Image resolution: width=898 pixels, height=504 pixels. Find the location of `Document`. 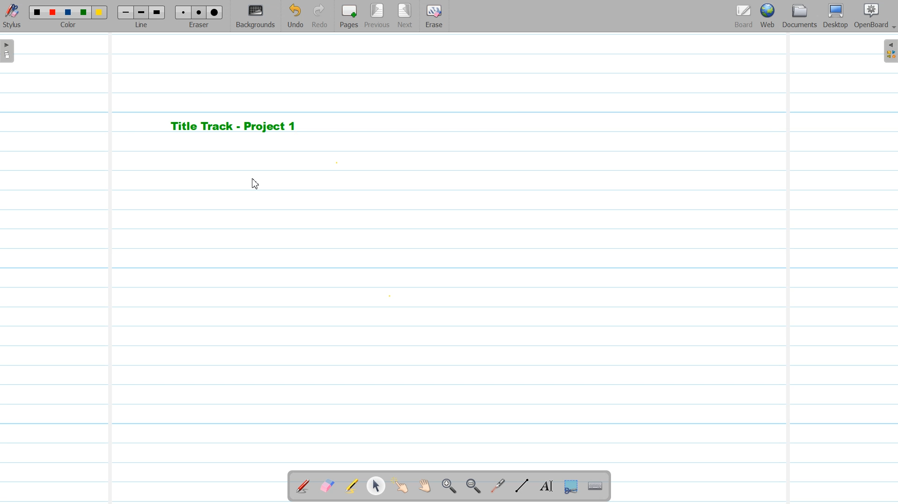

Document is located at coordinates (801, 16).